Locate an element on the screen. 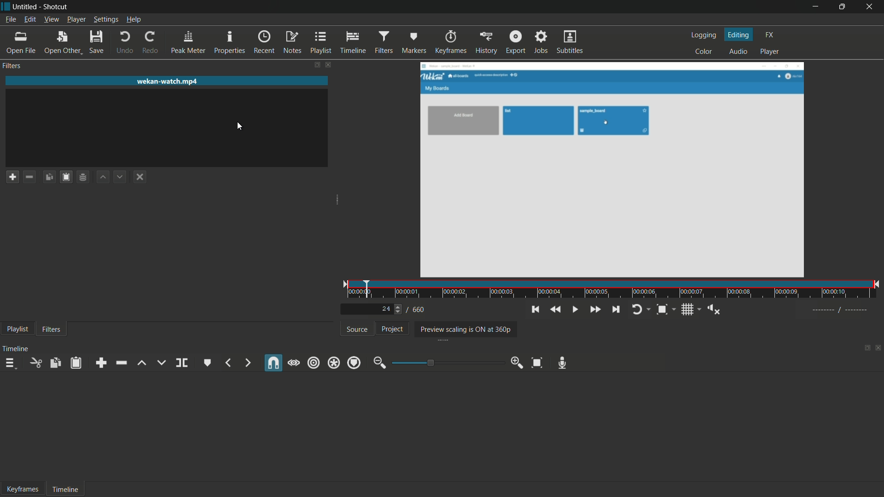 This screenshot has height=497, width=884. snap is located at coordinates (273, 364).